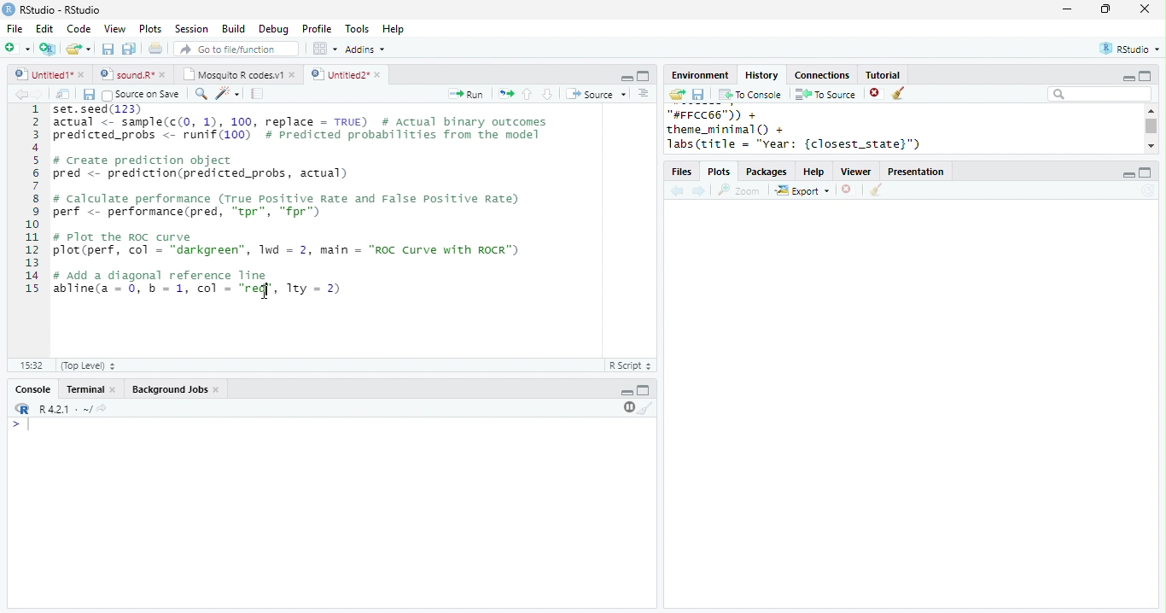 The width and height of the screenshot is (1166, 613). Describe the element at coordinates (79, 49) in the screenshot. I see `open file` at that location.